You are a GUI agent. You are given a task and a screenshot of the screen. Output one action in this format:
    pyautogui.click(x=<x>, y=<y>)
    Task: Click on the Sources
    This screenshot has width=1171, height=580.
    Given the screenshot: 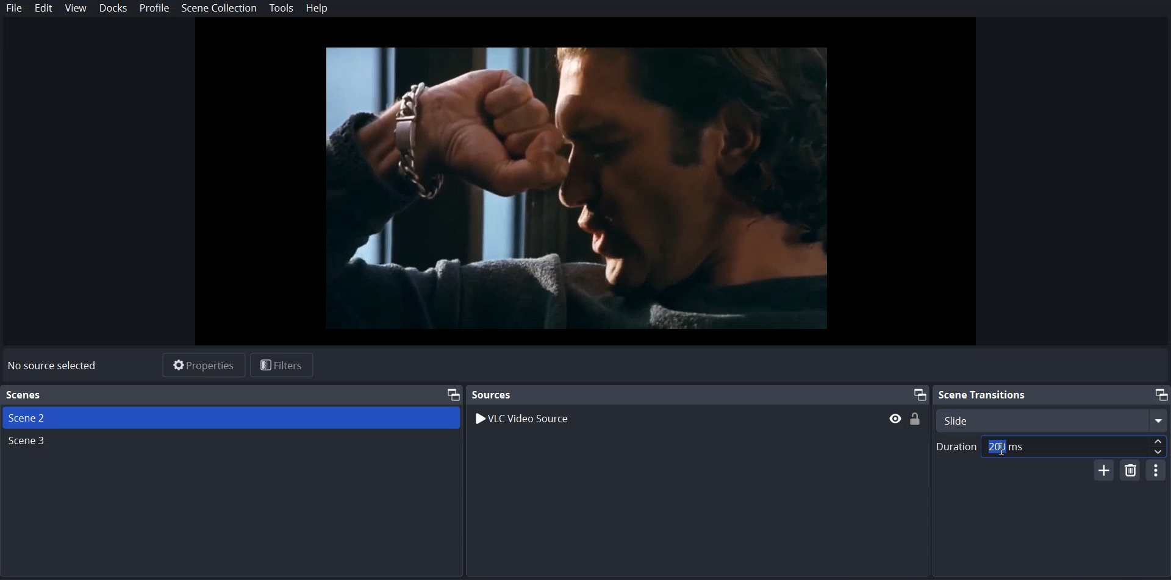 What is the action you would take?
    pyautogui.click(x=697, y=394)
    